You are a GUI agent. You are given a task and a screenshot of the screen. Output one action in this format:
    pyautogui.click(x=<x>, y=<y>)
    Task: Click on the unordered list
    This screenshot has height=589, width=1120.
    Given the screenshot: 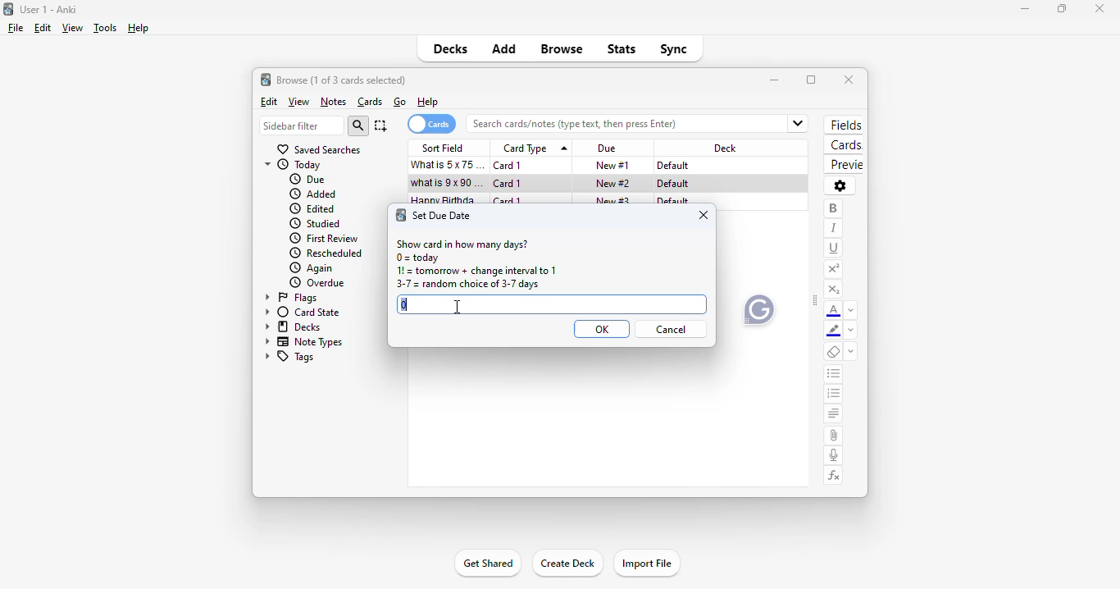 What is the action you would take?
    pyautogui.click(x=835, y=373)
    